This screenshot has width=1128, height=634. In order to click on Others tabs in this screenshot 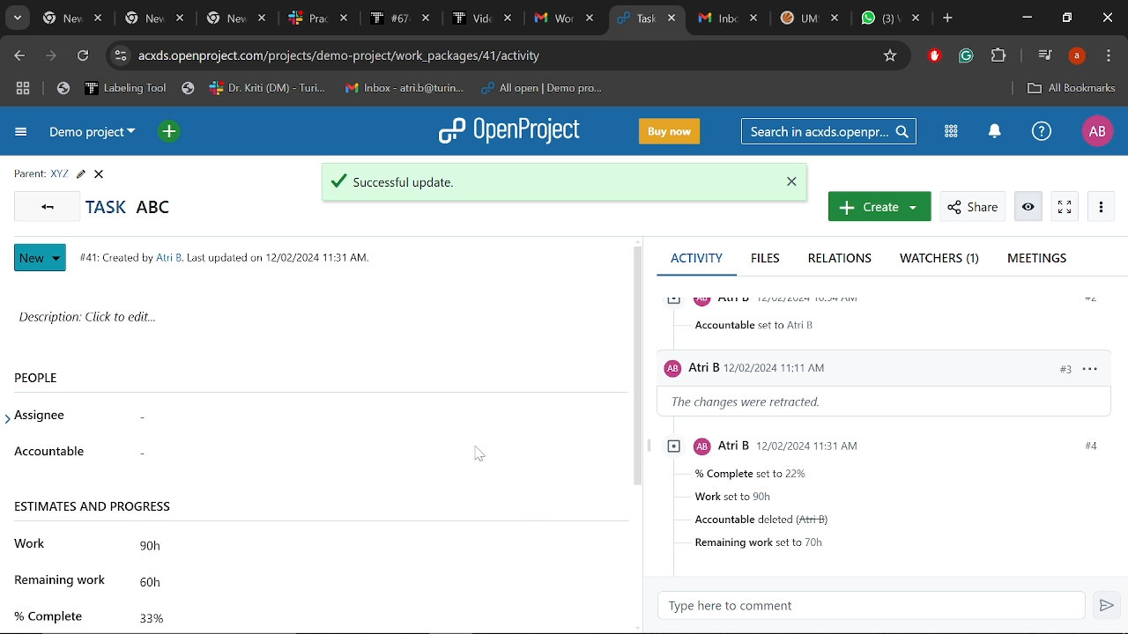, I will do `click(320, 18)`.